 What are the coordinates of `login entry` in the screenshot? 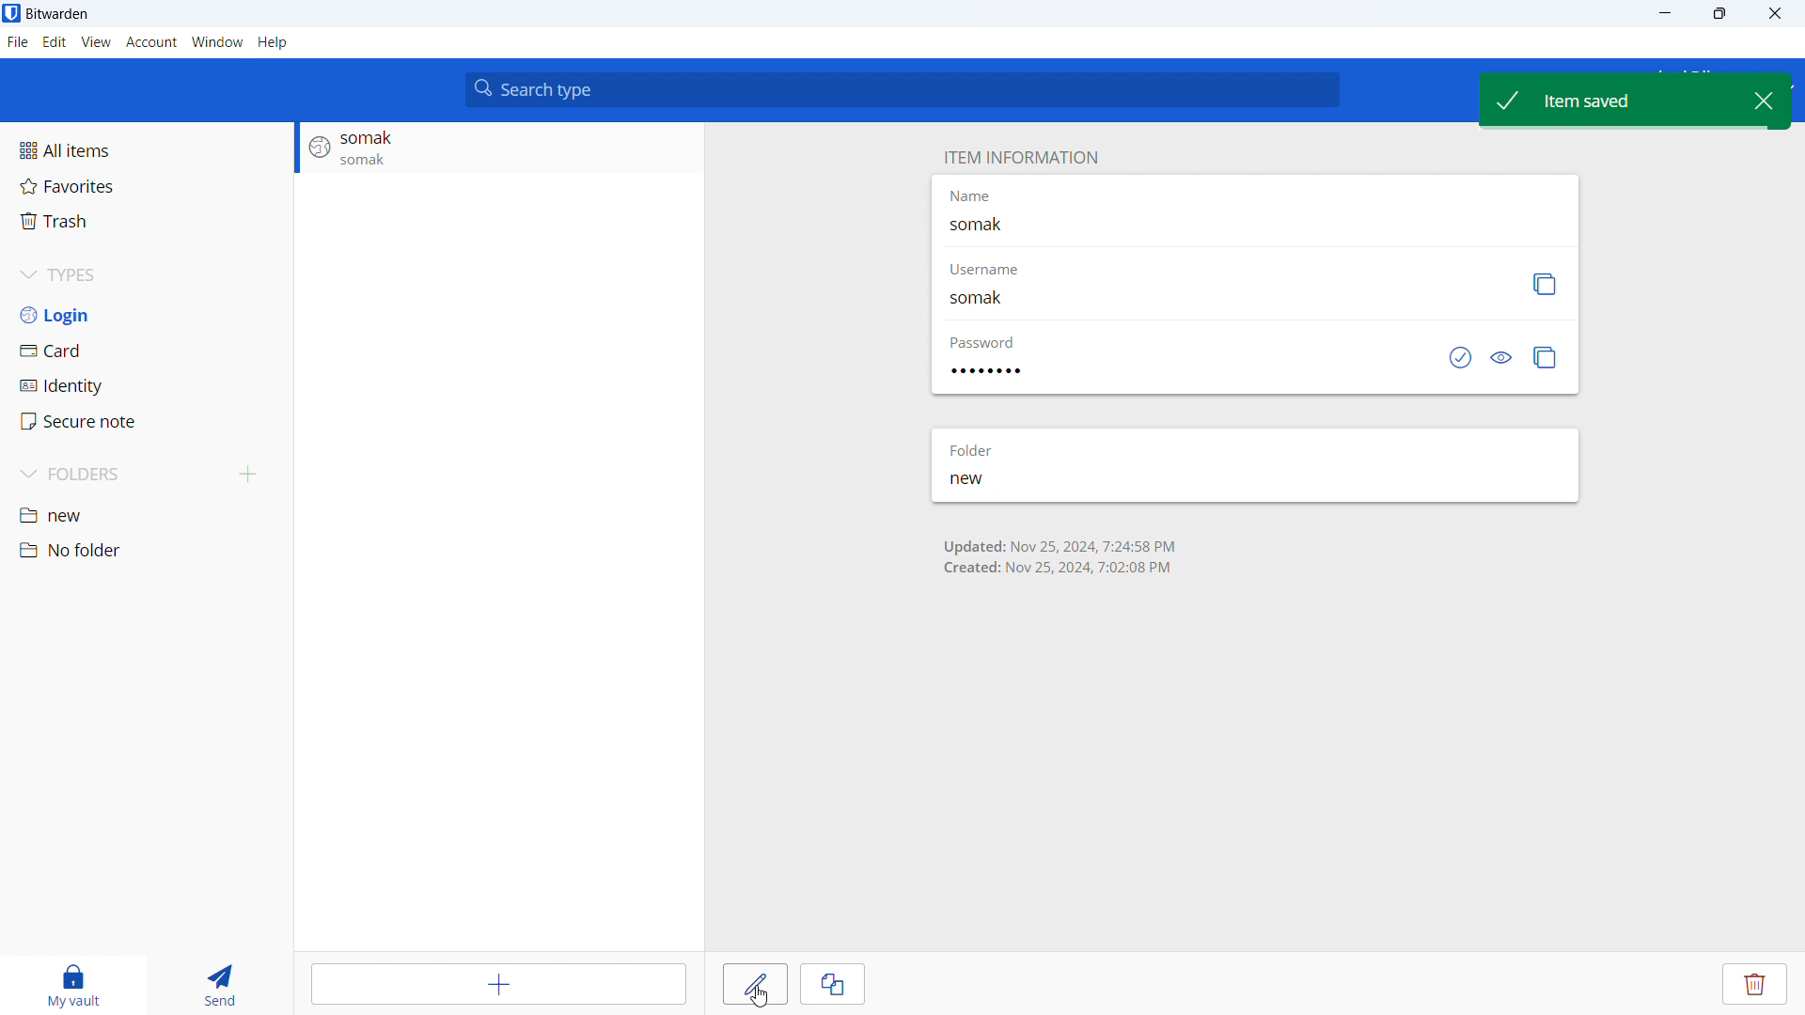 It's located at (498, 148).